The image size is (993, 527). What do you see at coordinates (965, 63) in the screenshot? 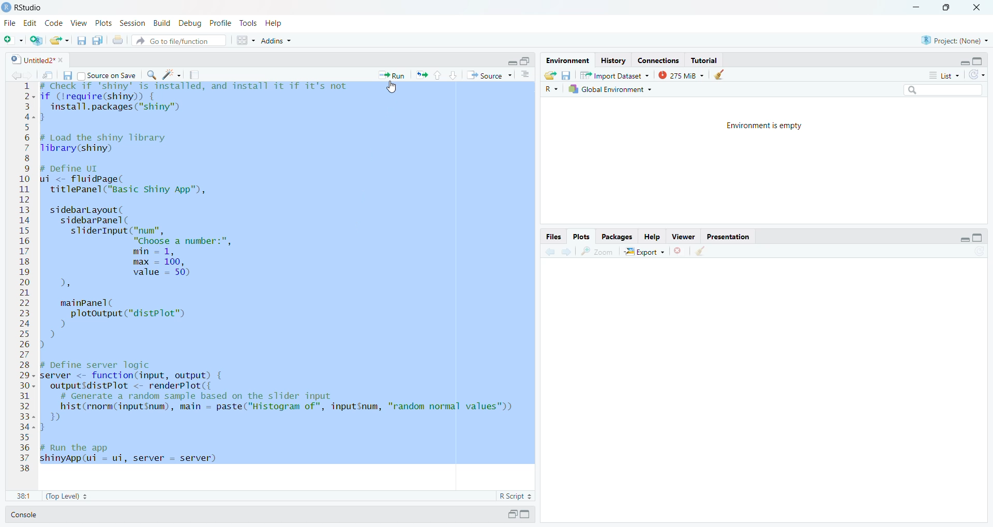
I see `minimize` at bounding box center [965, 63].